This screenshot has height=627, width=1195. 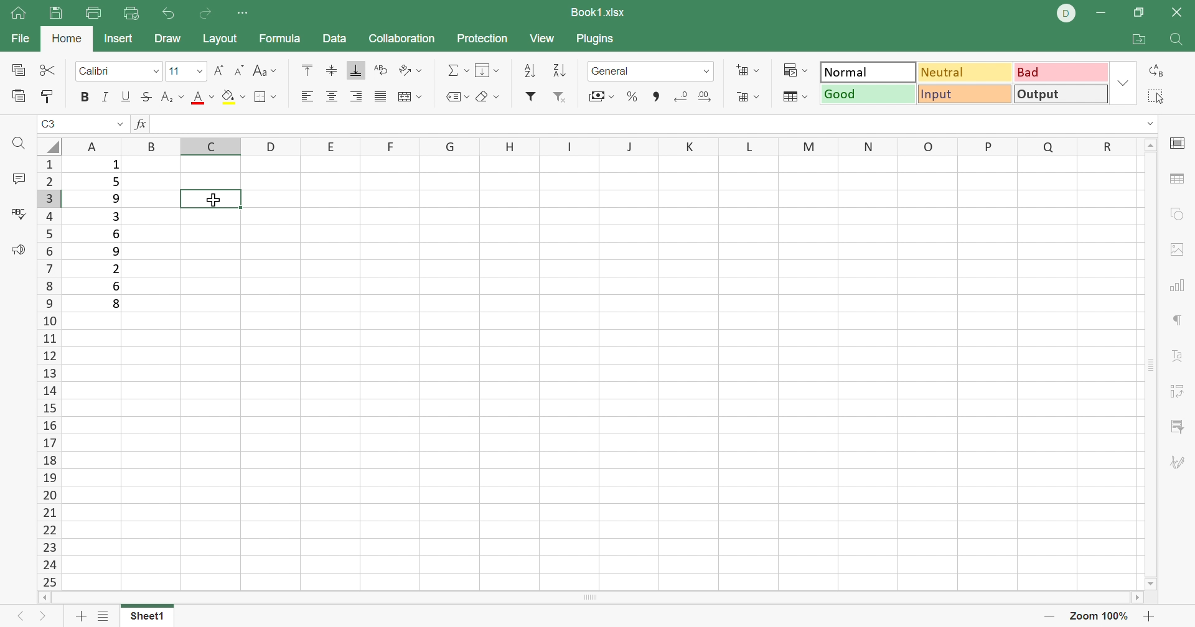 What do you see at coordinates (1175, 251) in the screenshot?
I see `Image settings` at bounding box center [1175, 251].